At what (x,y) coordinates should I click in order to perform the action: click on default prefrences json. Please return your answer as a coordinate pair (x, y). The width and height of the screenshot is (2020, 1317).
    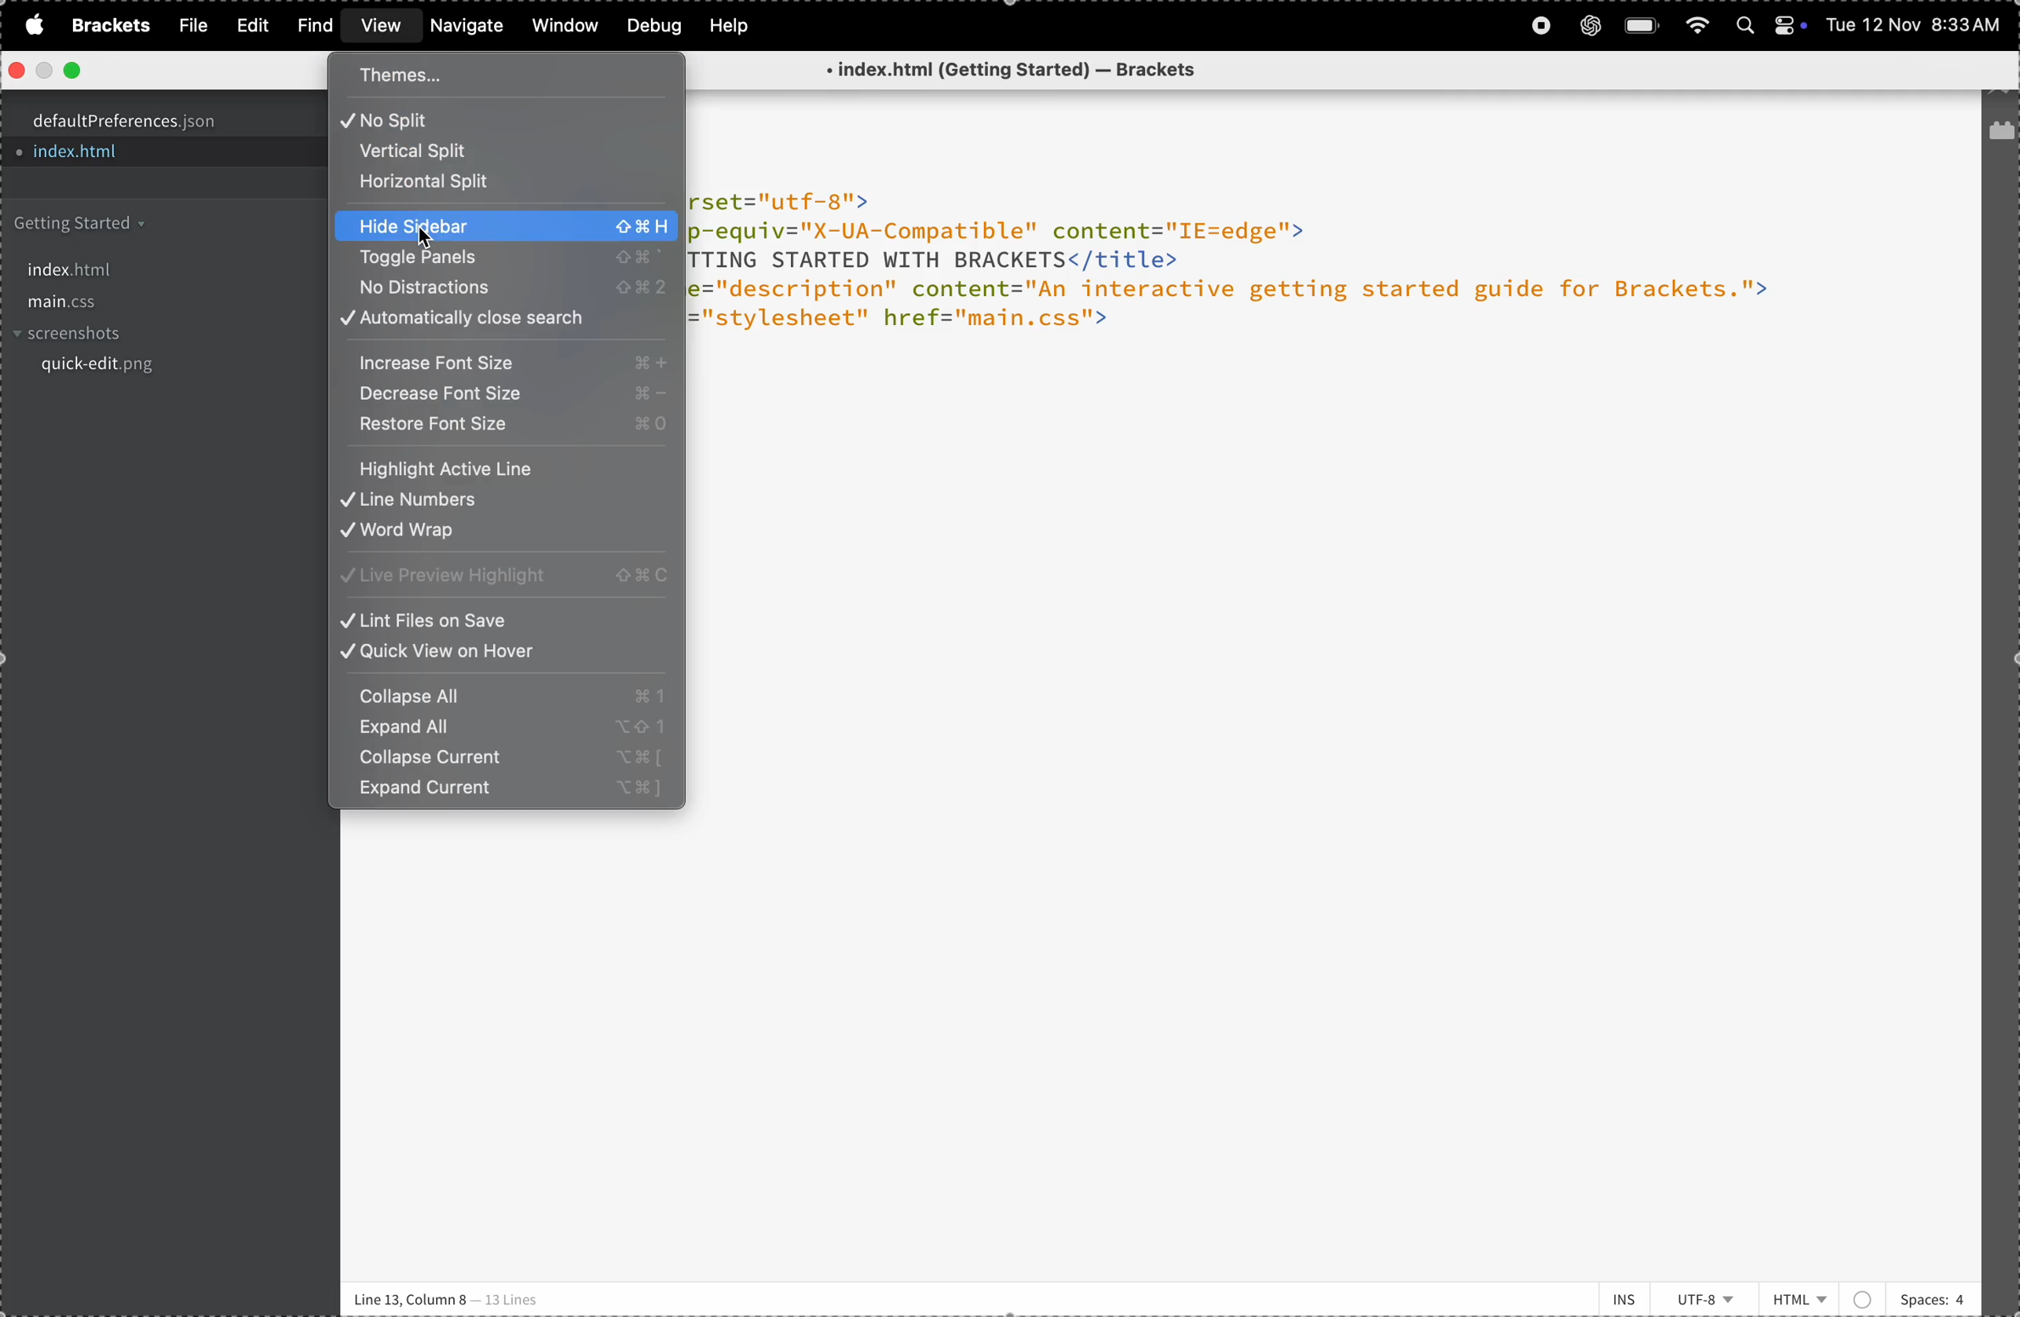
    Looking at the image, I should click on (147, 121).